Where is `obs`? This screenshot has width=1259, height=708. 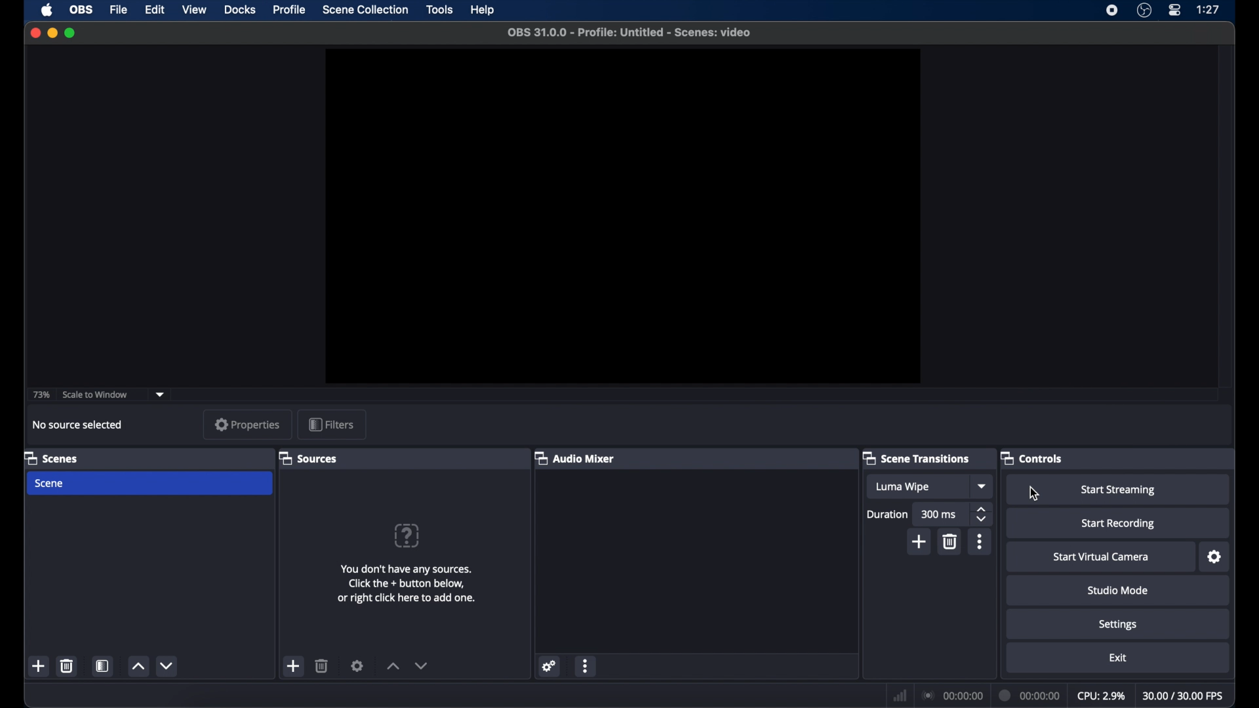
obs is located at coordinates (81, 10).